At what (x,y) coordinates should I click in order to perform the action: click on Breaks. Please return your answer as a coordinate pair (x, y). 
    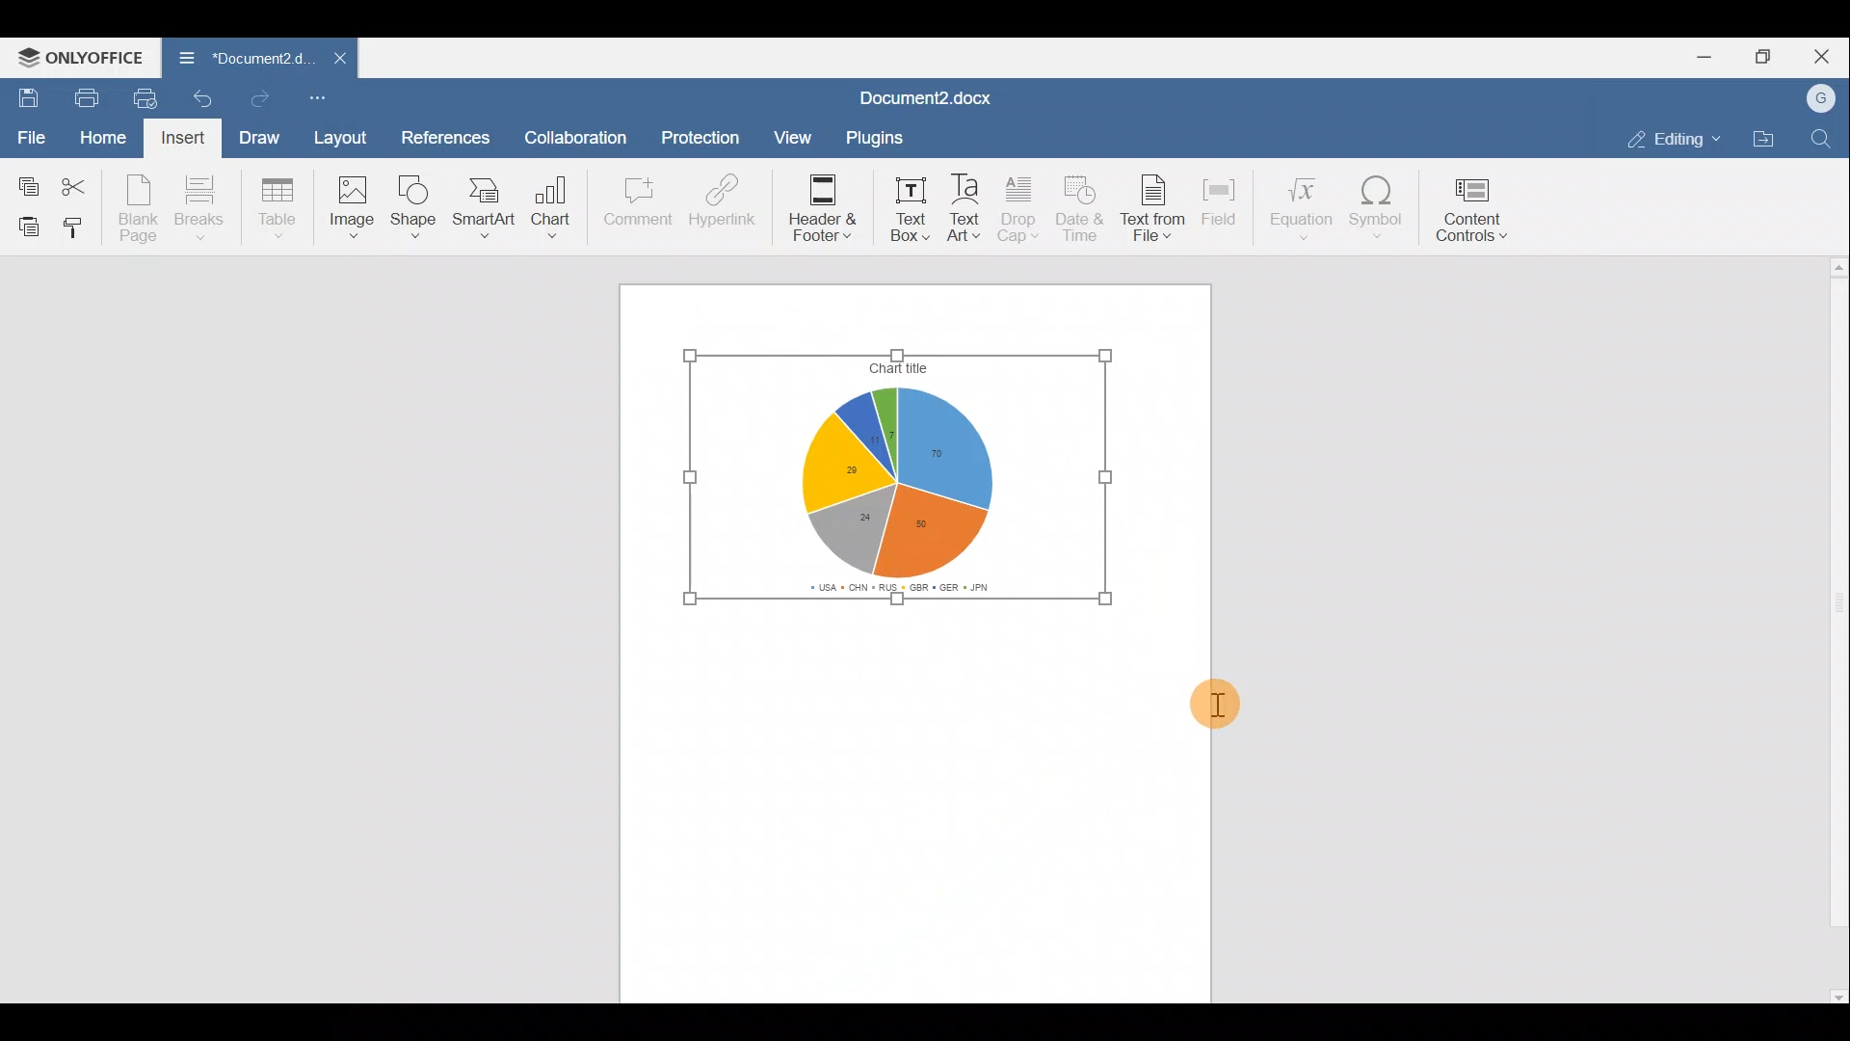
    Looking at the image, I should click on (203, 210).